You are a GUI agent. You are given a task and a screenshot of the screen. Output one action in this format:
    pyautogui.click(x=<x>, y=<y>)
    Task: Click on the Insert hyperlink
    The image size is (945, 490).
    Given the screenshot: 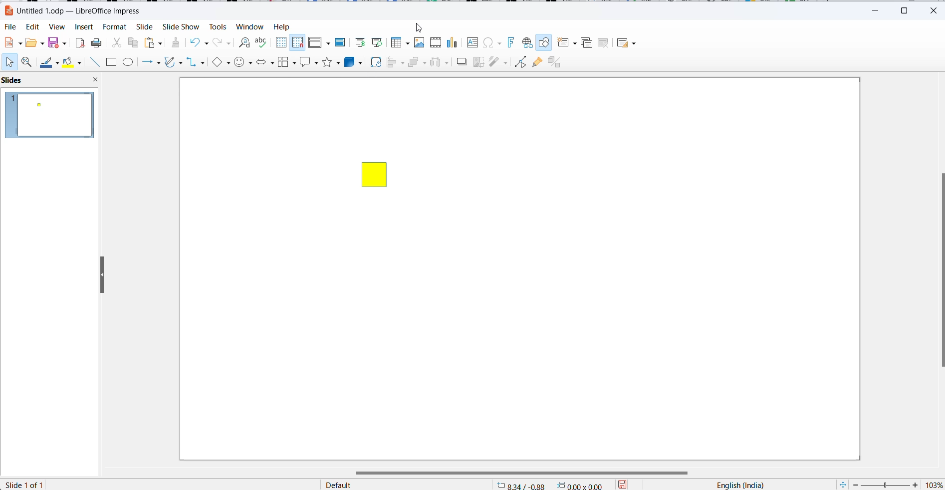 What is the action you would take?
    pyautogui.click(x=526, y=43)
    